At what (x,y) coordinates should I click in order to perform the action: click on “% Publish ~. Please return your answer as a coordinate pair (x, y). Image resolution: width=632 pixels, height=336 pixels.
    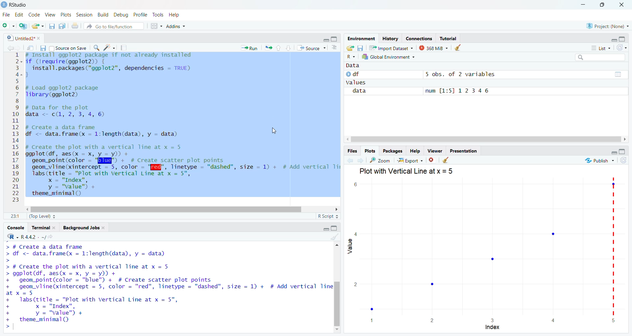
    Looking at the image, I should click on (596, 160).